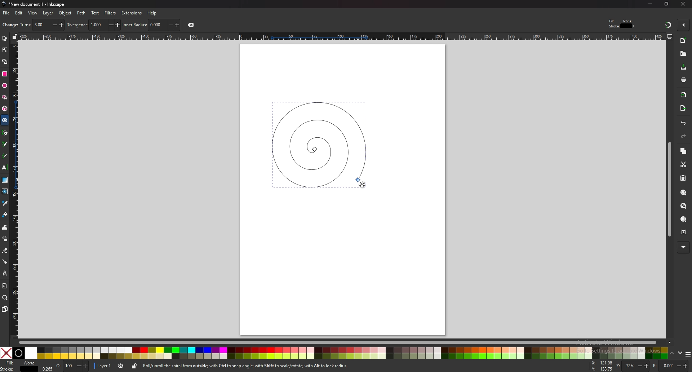 This screenshot has height=372, width=692. Describe the element at coordinates (5, 309) in the screenshot. I see `pages` at that location.